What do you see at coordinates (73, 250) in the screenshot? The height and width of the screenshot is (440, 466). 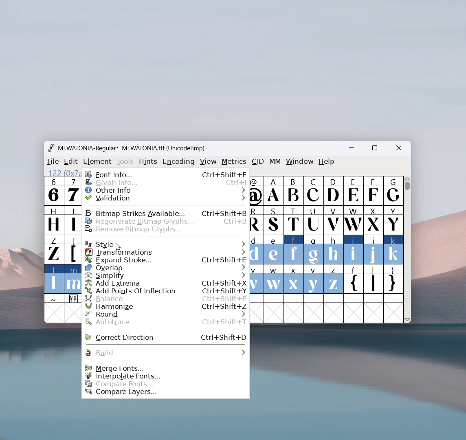 I see `[` at bounding box center [73, 250].